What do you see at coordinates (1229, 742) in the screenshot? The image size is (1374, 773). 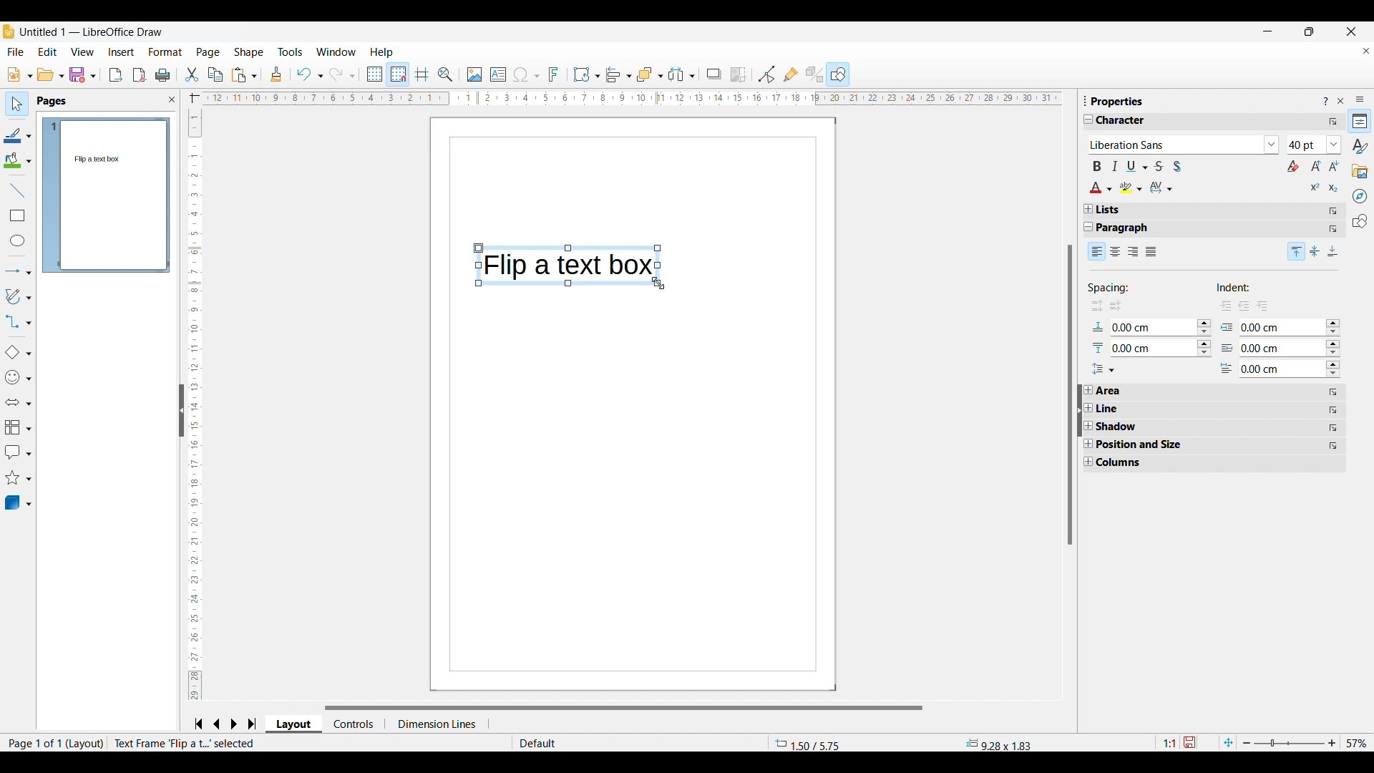 I see `Fit page to current window` at bounding box center [1229, 742].